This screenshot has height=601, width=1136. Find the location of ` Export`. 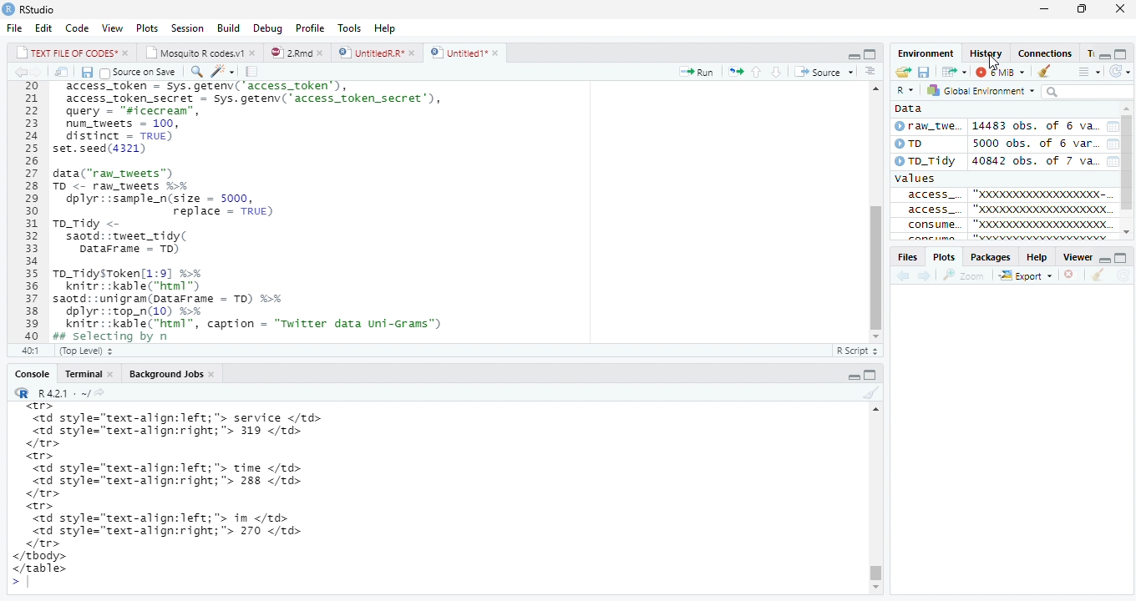

 Export is located at coordinates (1028, 276).